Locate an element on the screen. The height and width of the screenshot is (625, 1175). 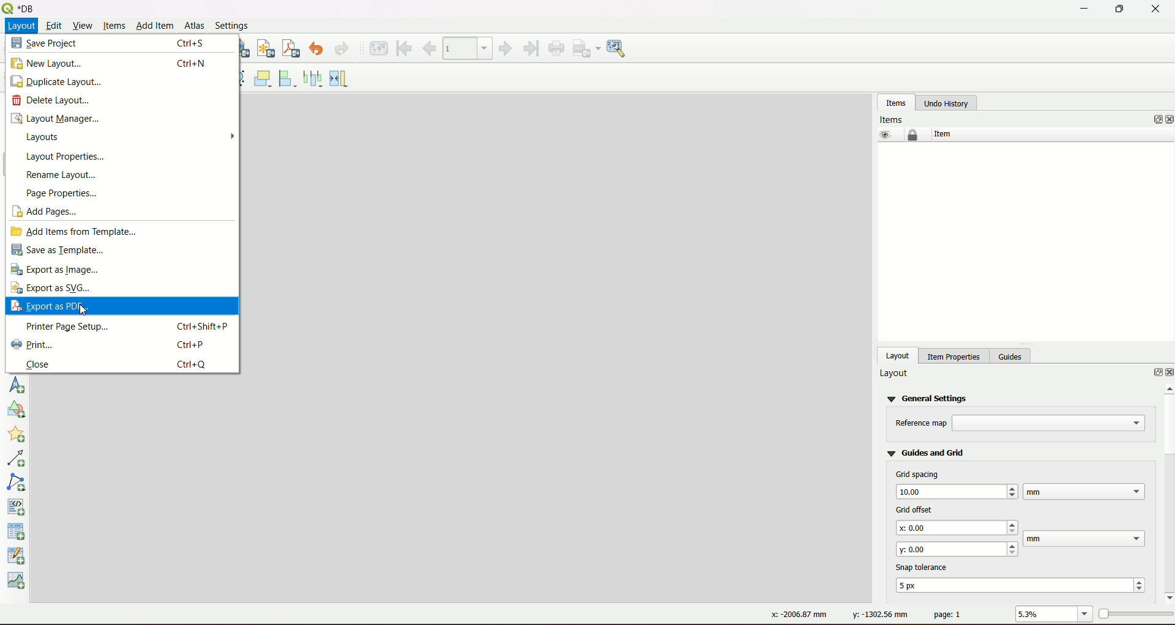
items is located at coordinates (896, 102).